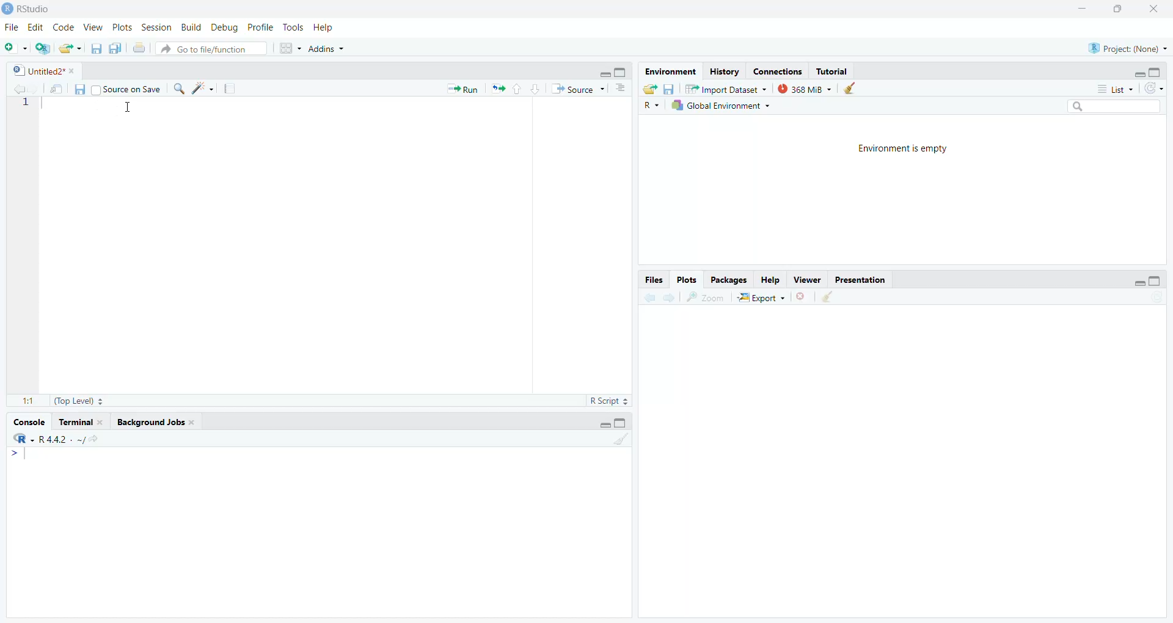 This screenshot has width=1173, height=623. I want to click on maximise, so click(619, 73).